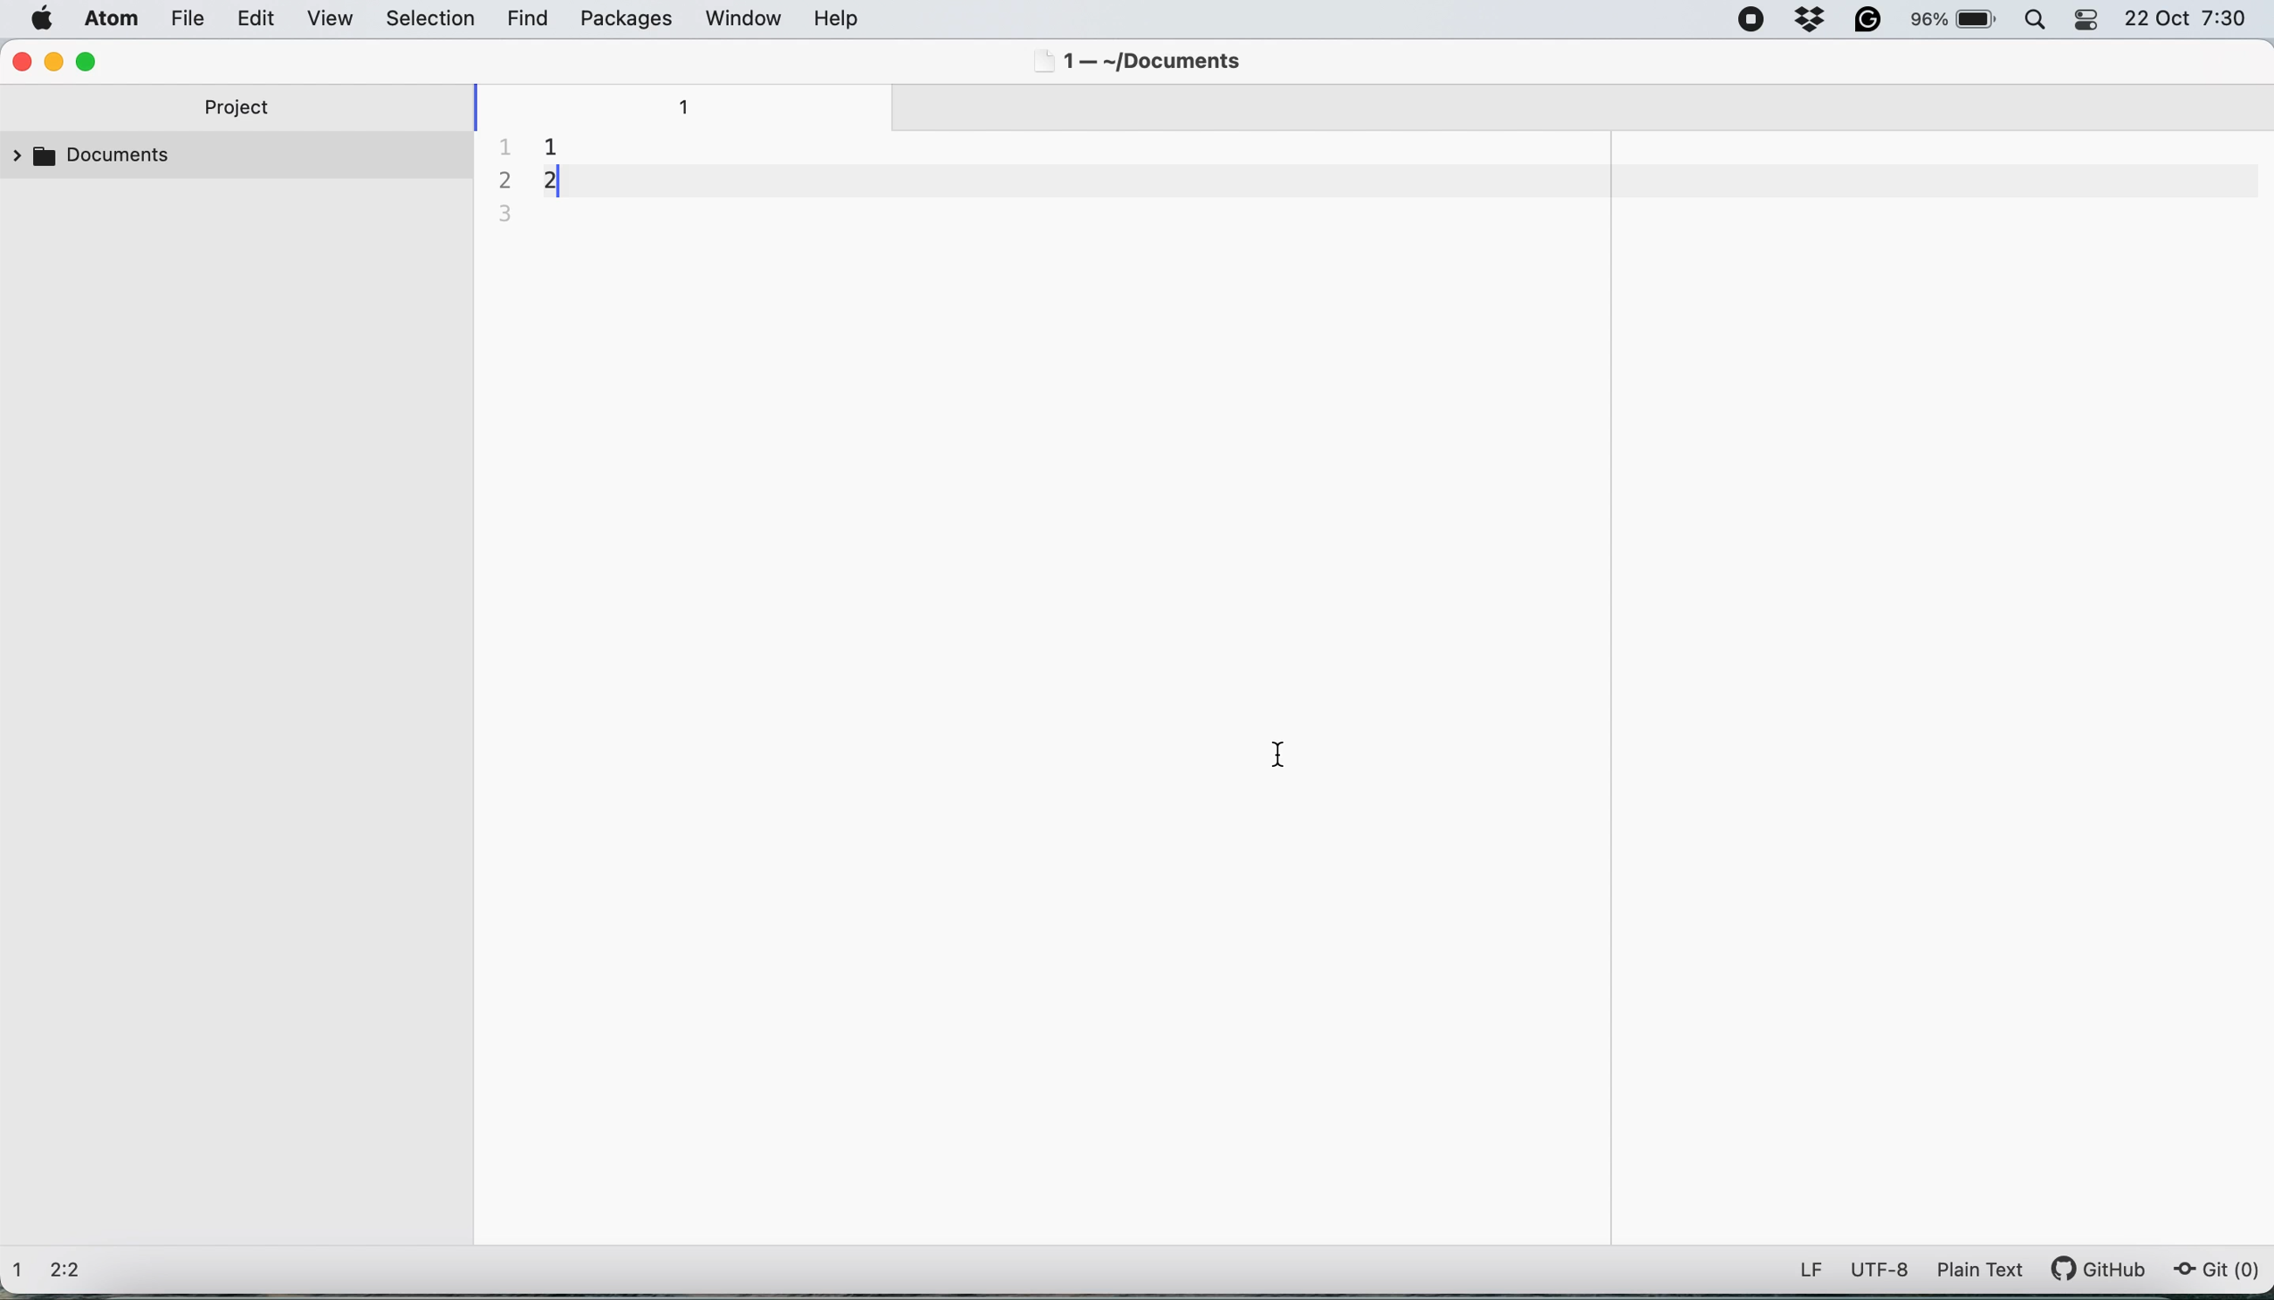 This screenshot has height=1300, width=2274. I want to click on 22 Oct 7:30, so click(2186, 19).